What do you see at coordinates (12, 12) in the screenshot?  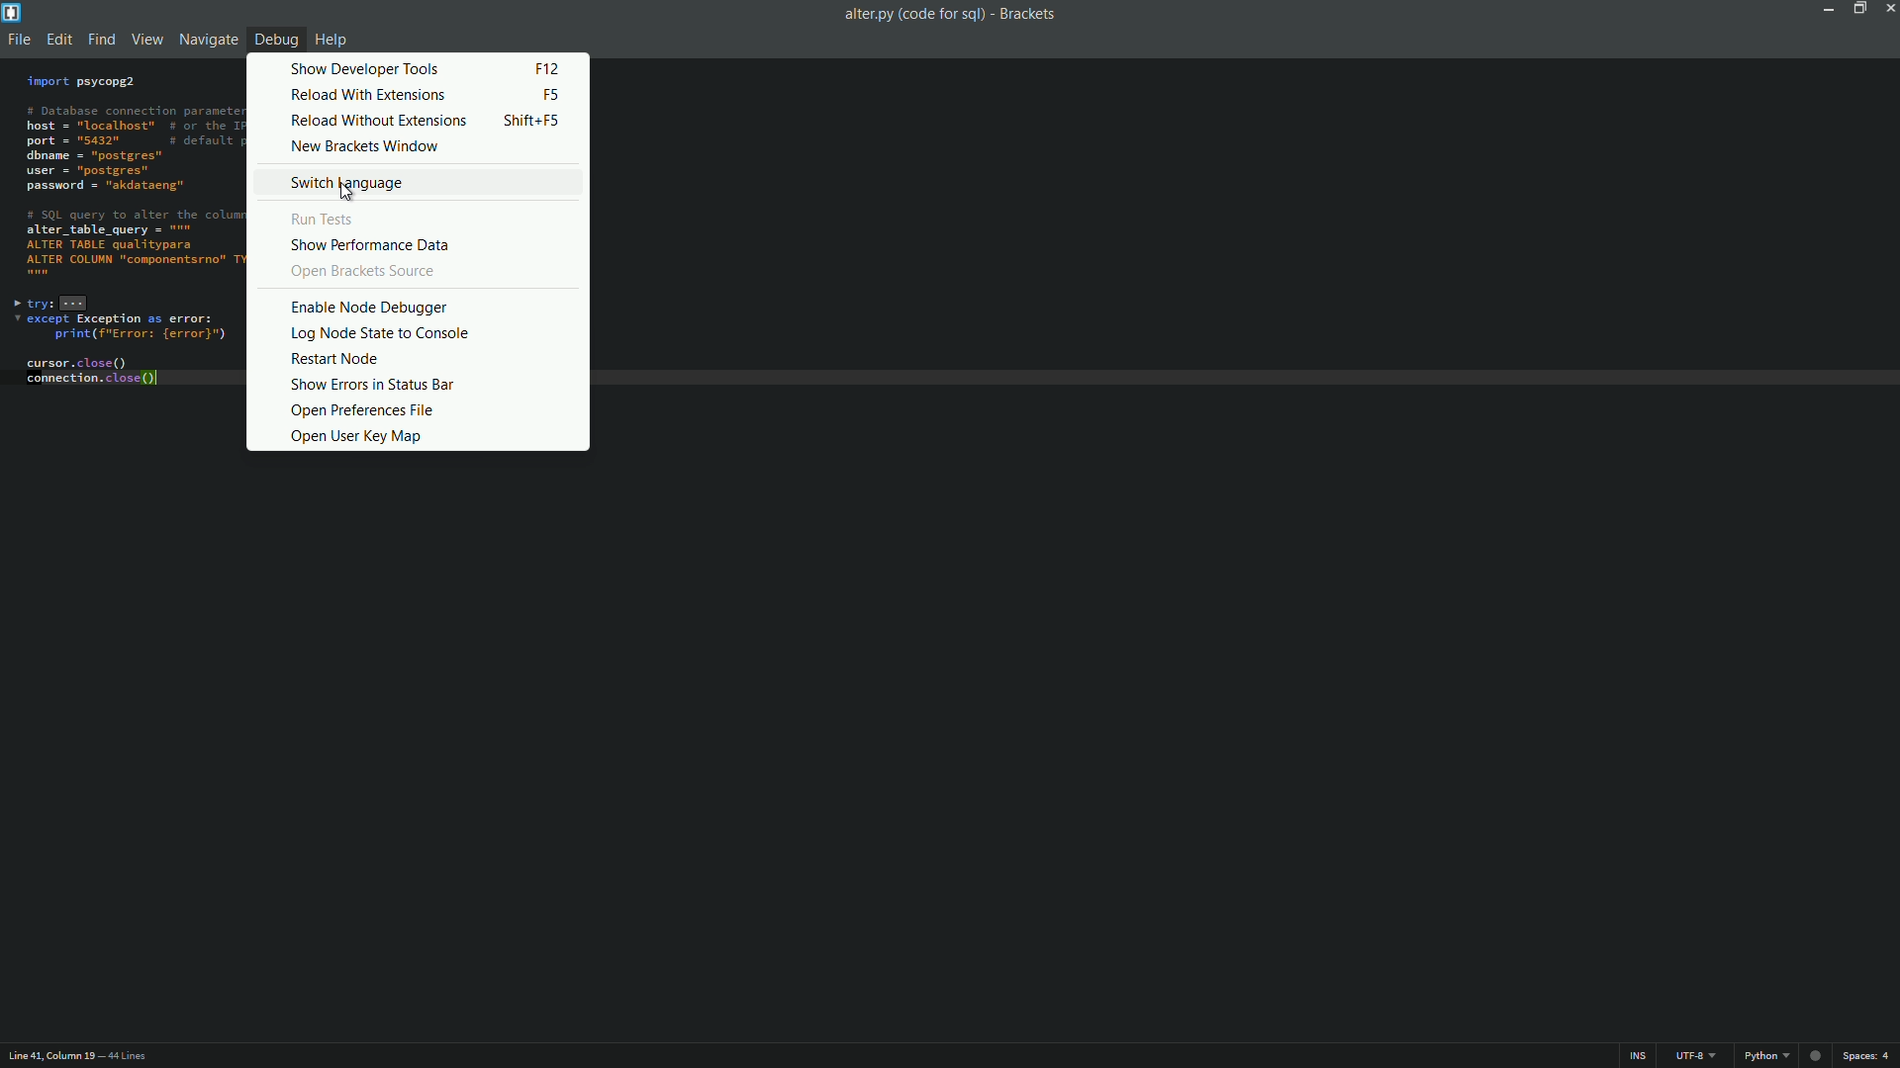 I see `app icon` at bounding box center [12, 12].